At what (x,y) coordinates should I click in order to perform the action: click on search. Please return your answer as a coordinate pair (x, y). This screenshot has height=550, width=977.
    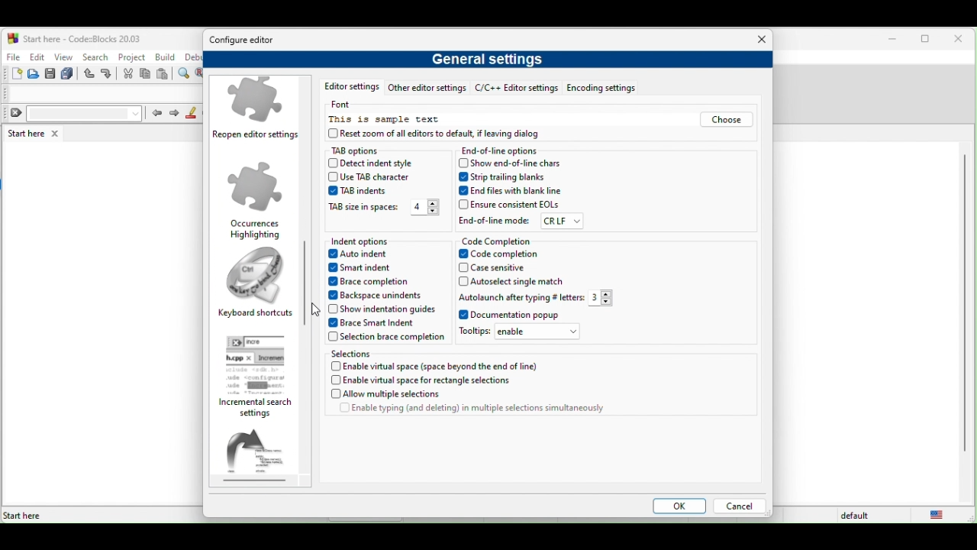
    Looking at the image, I should click on (95, 57).